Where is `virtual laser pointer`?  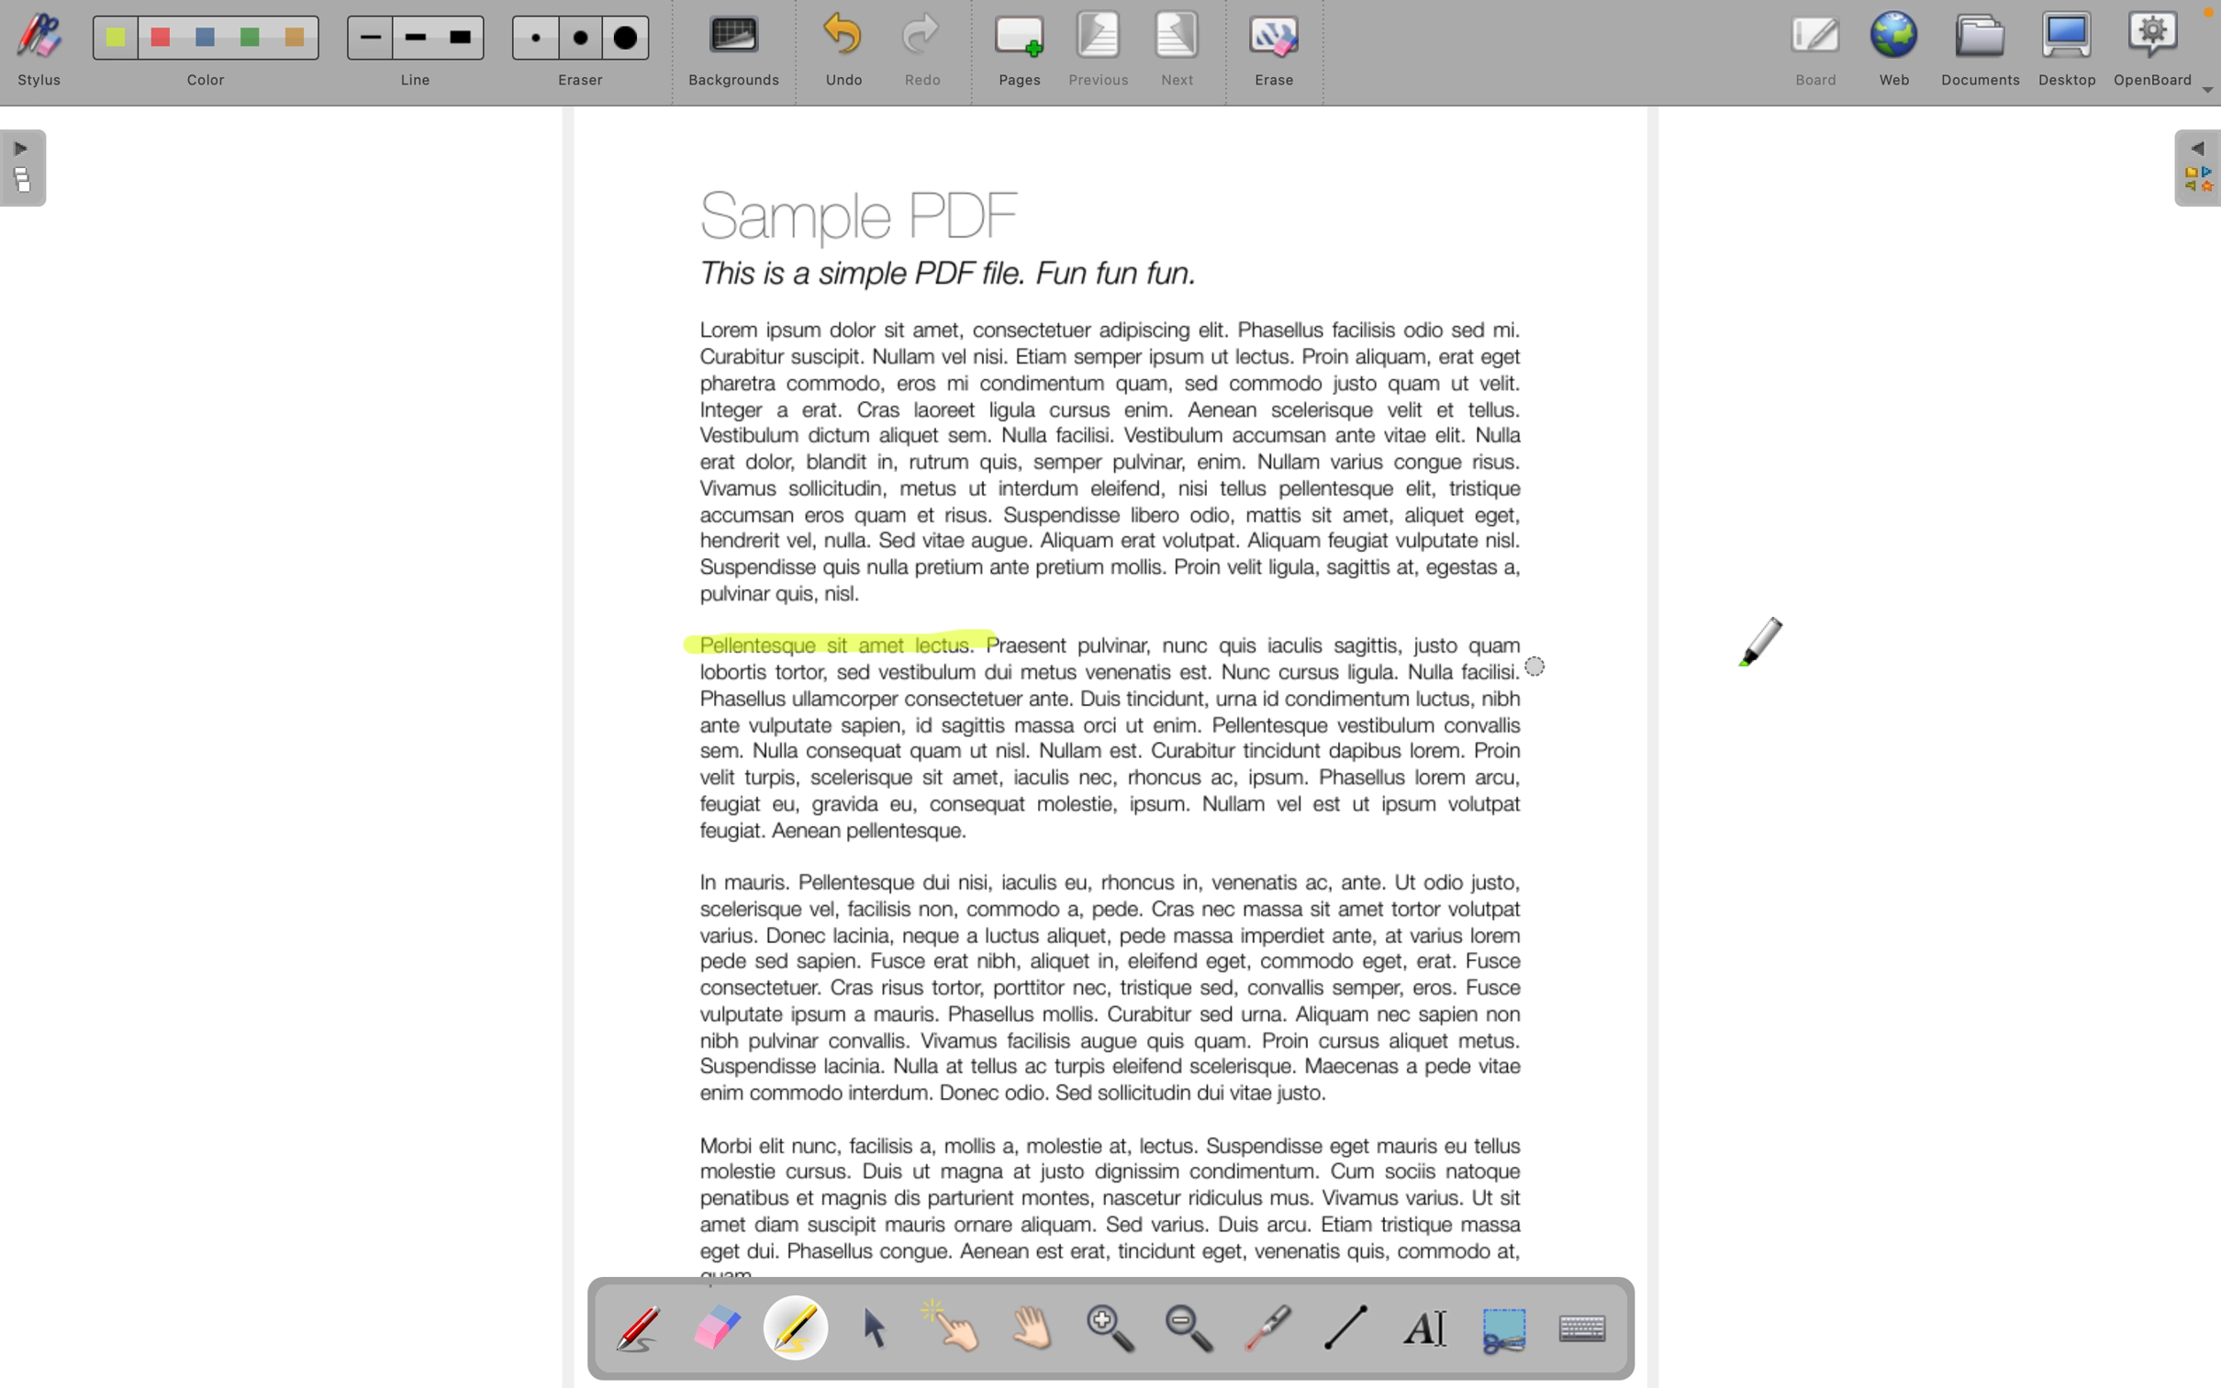
virtual laser pointer is located at coordinates (1272, 1326).